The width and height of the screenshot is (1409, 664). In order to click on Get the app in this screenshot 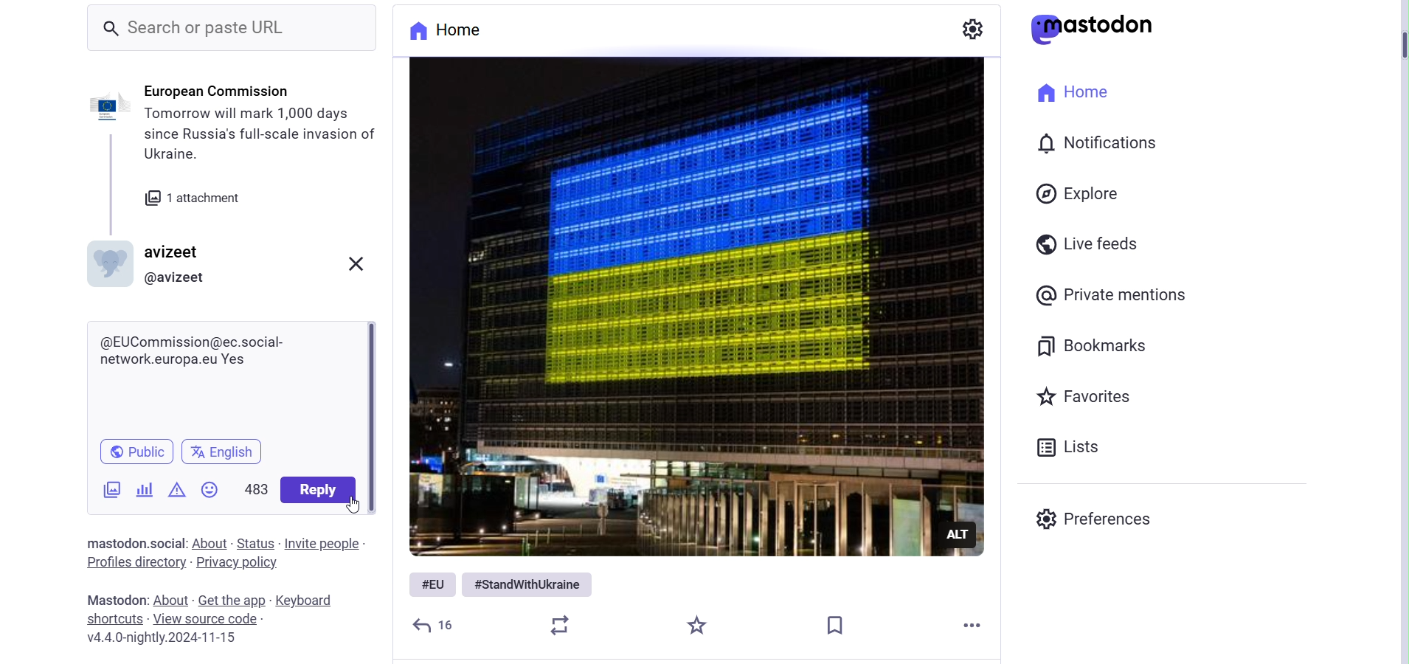, I will do `click(234, 601)`.